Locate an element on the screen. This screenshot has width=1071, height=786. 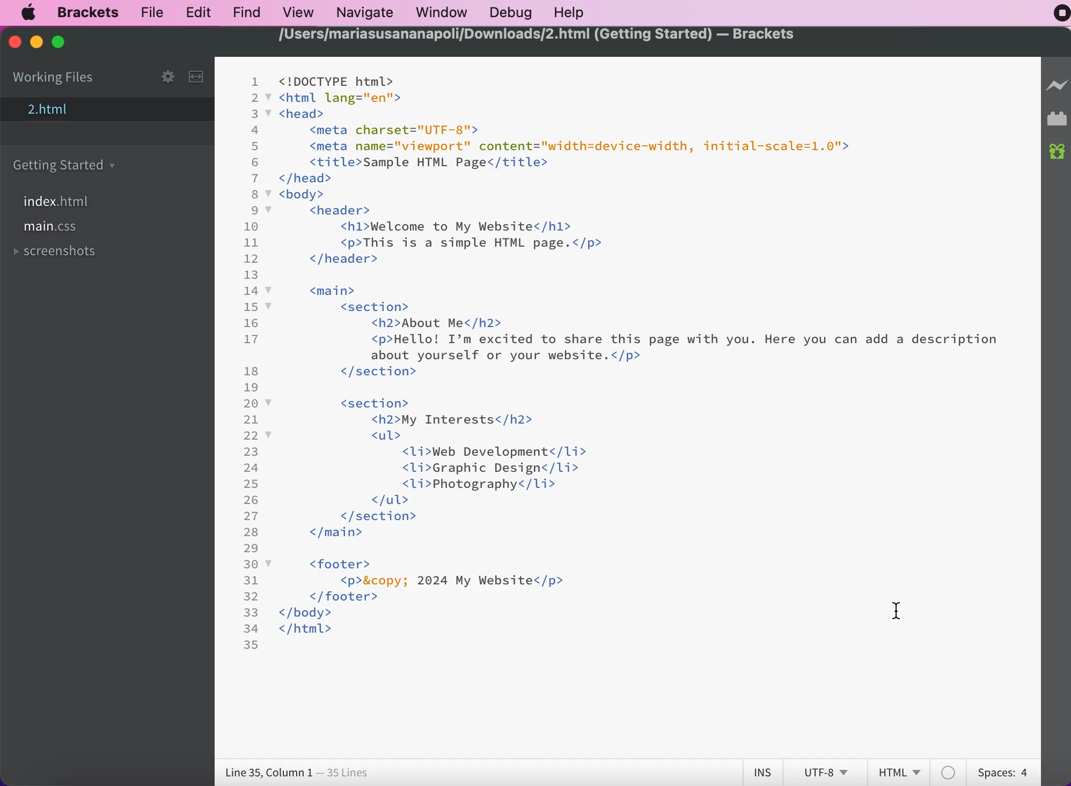
10 is located at coordinates (252, 226).